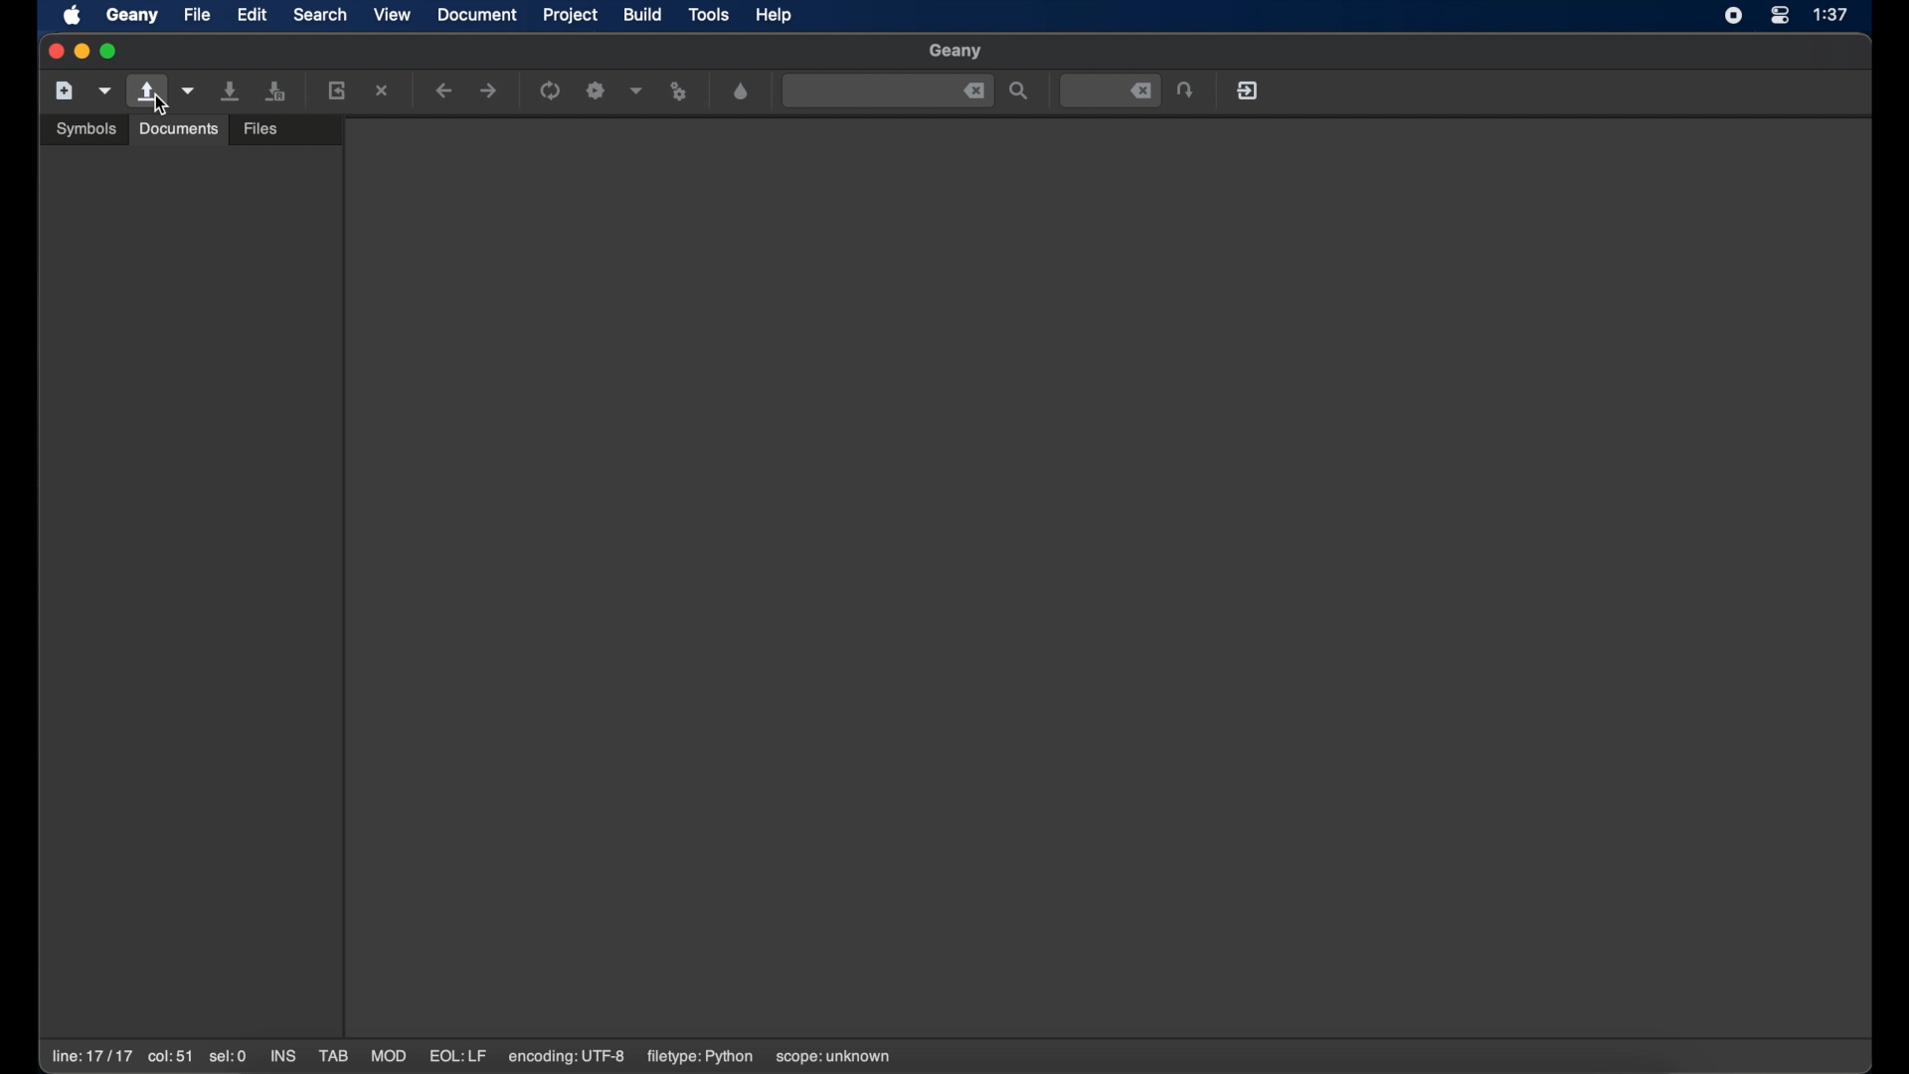 The image size is (1909, 1074). Describe the element at coordinates (955, 52) in the screenshot. I see `geany` at that location.